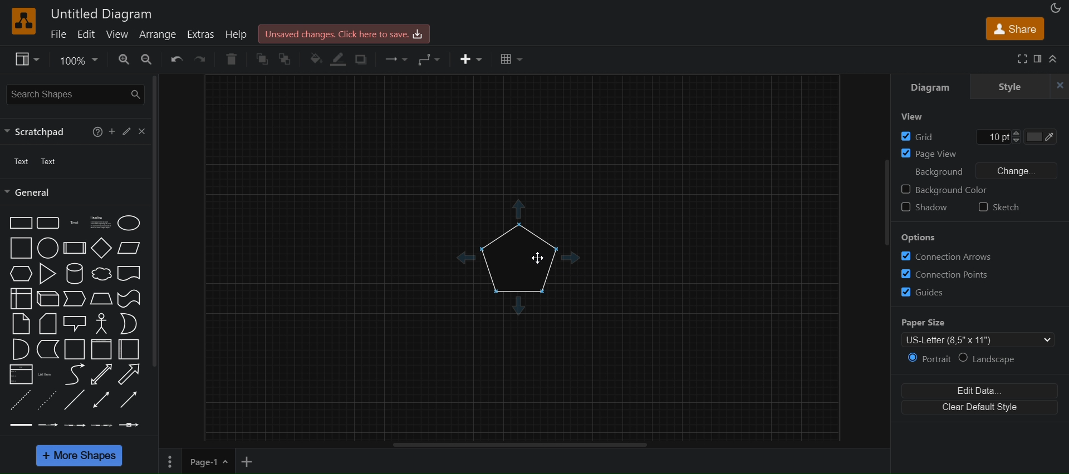 The image size is (1069, 474). What do you see at coordinates (75, 374) in the screenshot?
I see `Curve` at bounding box center [75, 374].